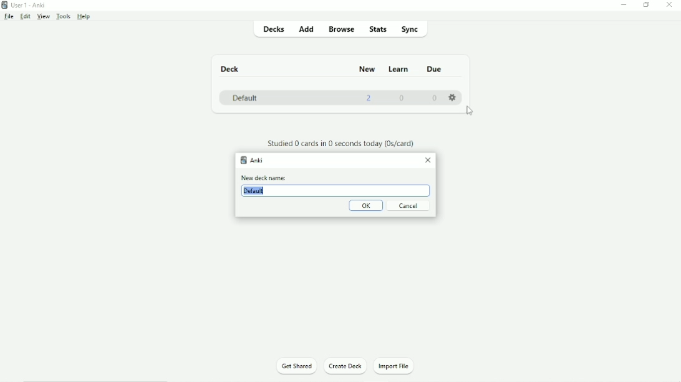 The width and height of the screenshot is (681, 382). Describe the element at coordinates (624, 5) in the screenshot. I see `Minimize` at that location.